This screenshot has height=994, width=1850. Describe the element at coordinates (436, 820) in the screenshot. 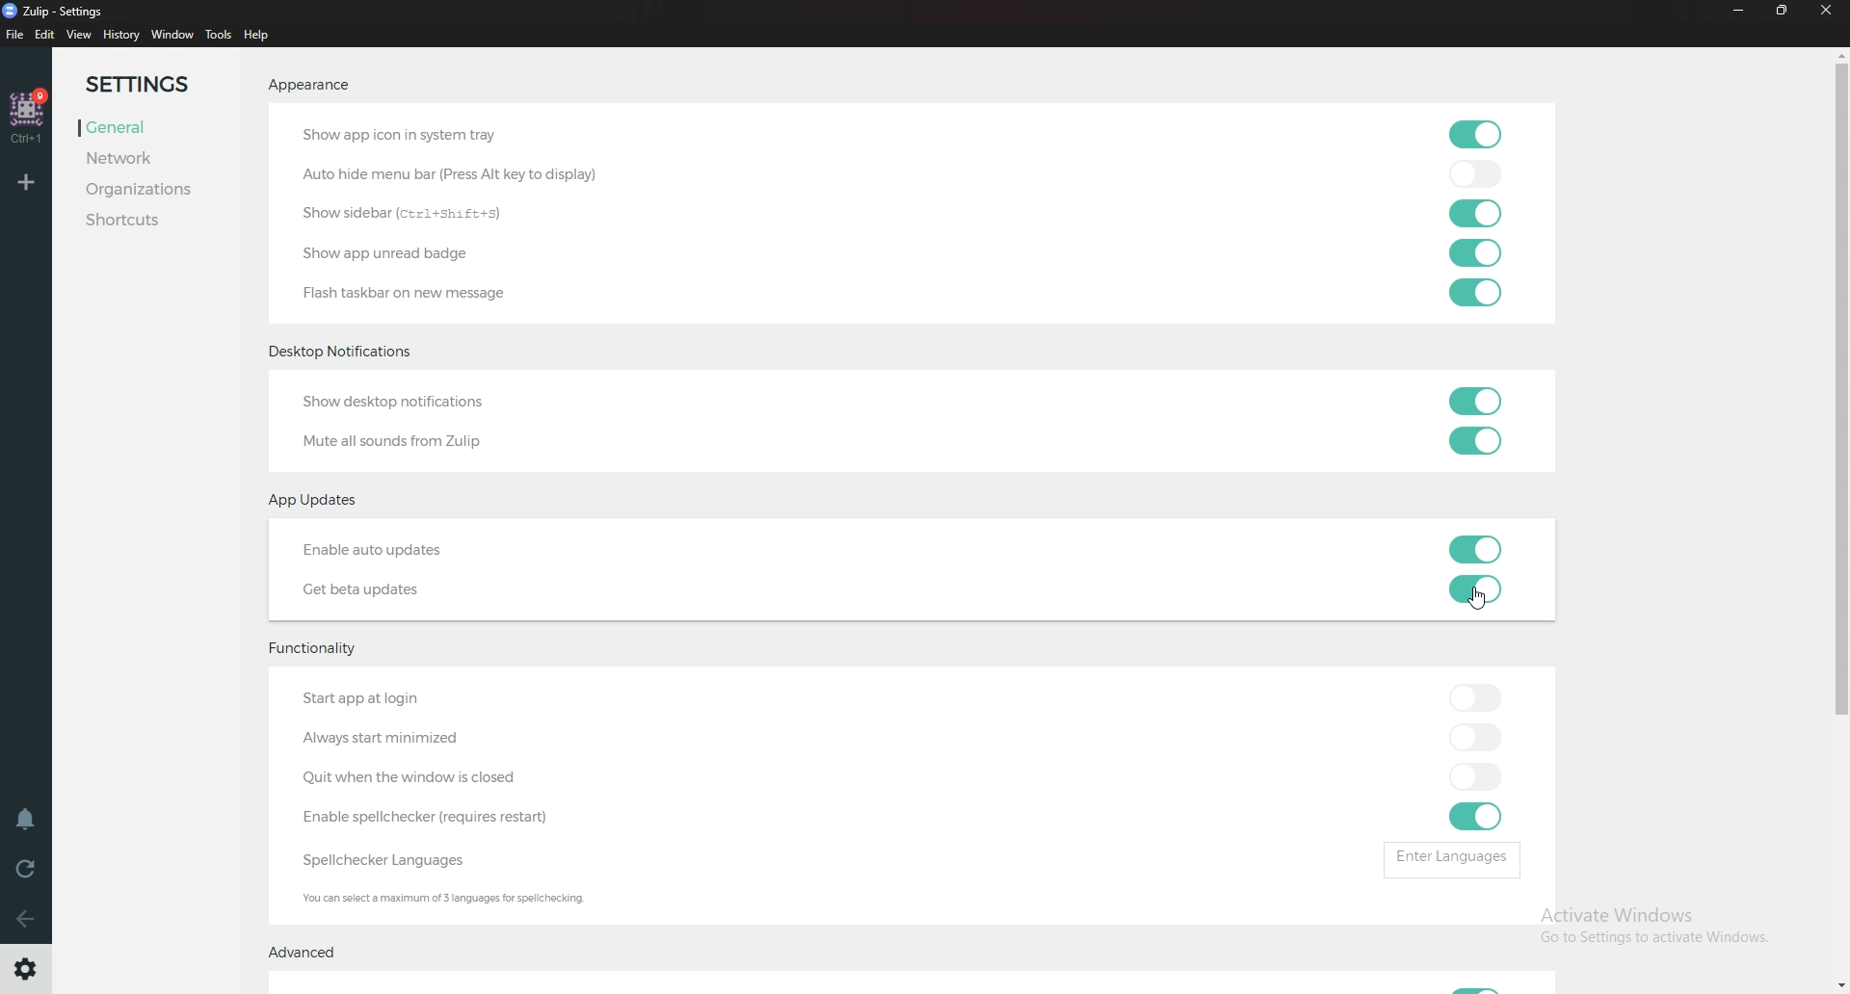

I see `enable Spell Checker` at that location.